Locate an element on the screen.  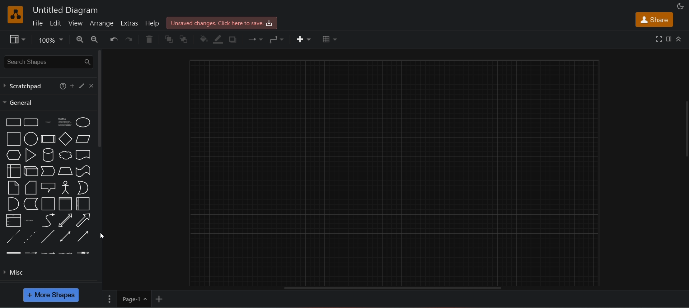
add new page is located at coordinates (161, 298).